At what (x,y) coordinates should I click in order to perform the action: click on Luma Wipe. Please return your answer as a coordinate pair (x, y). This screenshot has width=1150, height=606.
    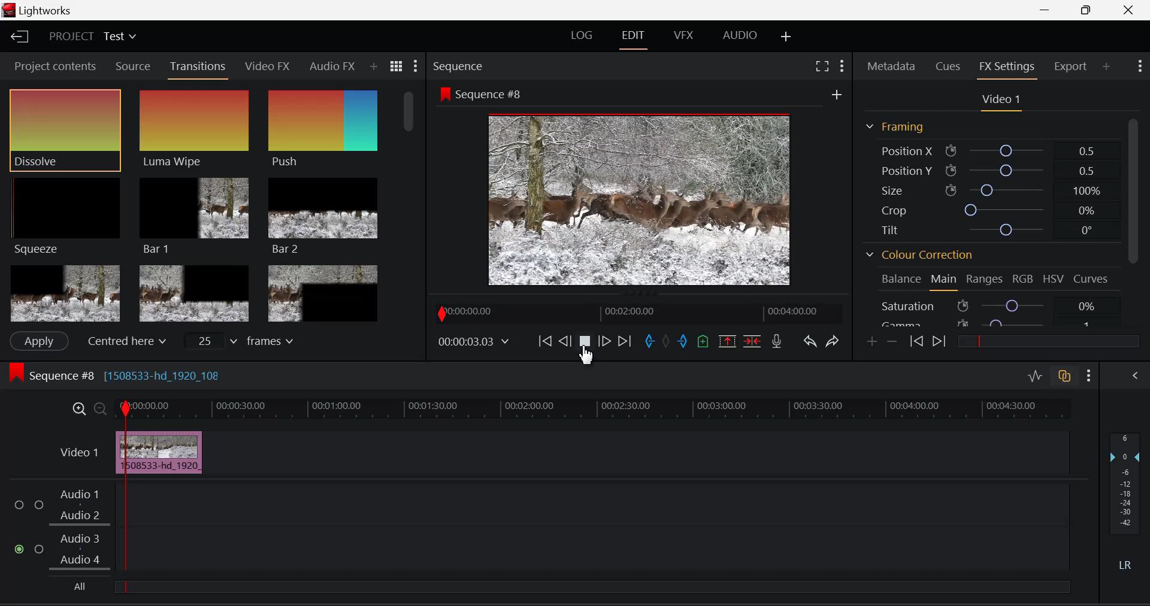
    Looking at the image, I should click on (195, 129).